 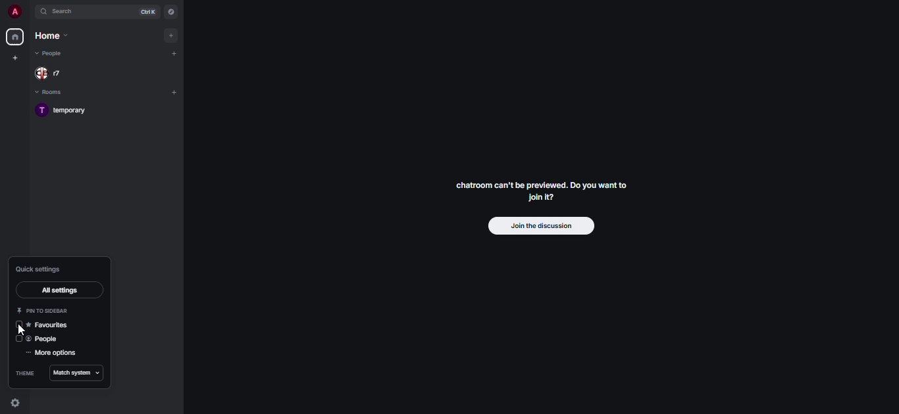 I want to click on rooms, so click(x=56, y=92).